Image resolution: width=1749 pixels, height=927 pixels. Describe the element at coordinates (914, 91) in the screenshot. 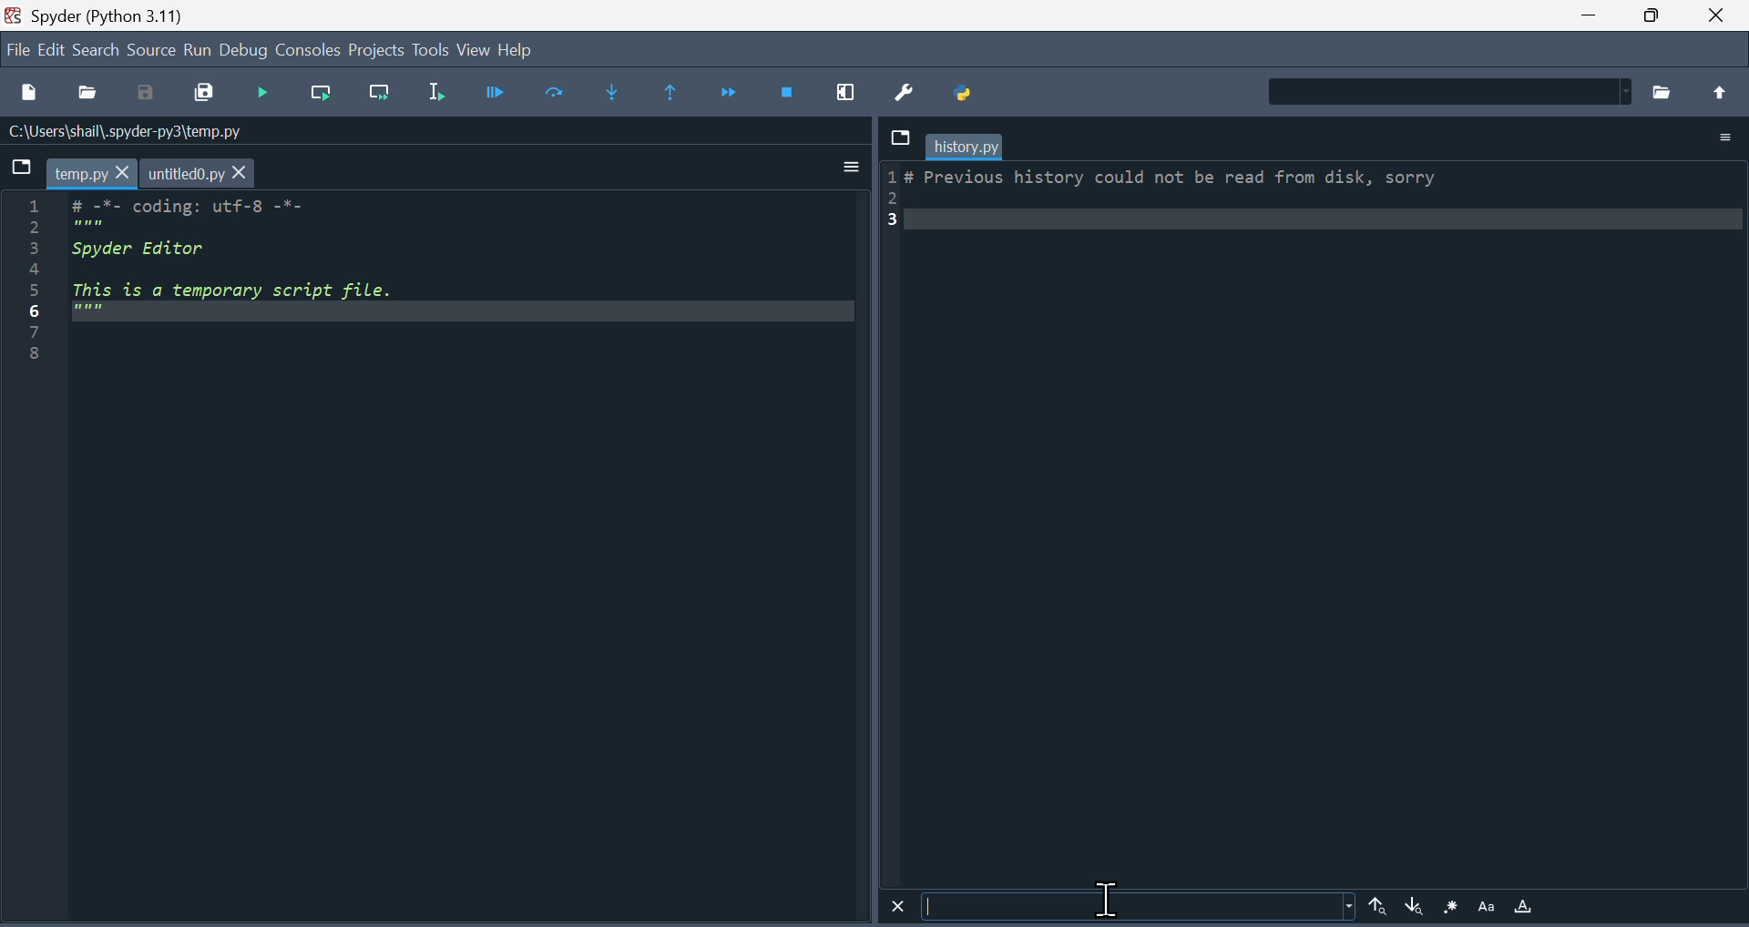

I see `Preferences` at that location.